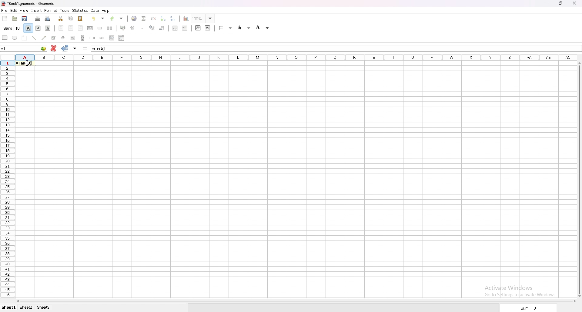  What do you see at coordinates (48, 18) in the screenshot?
I see `print preview` at bounding box center [48, 18].